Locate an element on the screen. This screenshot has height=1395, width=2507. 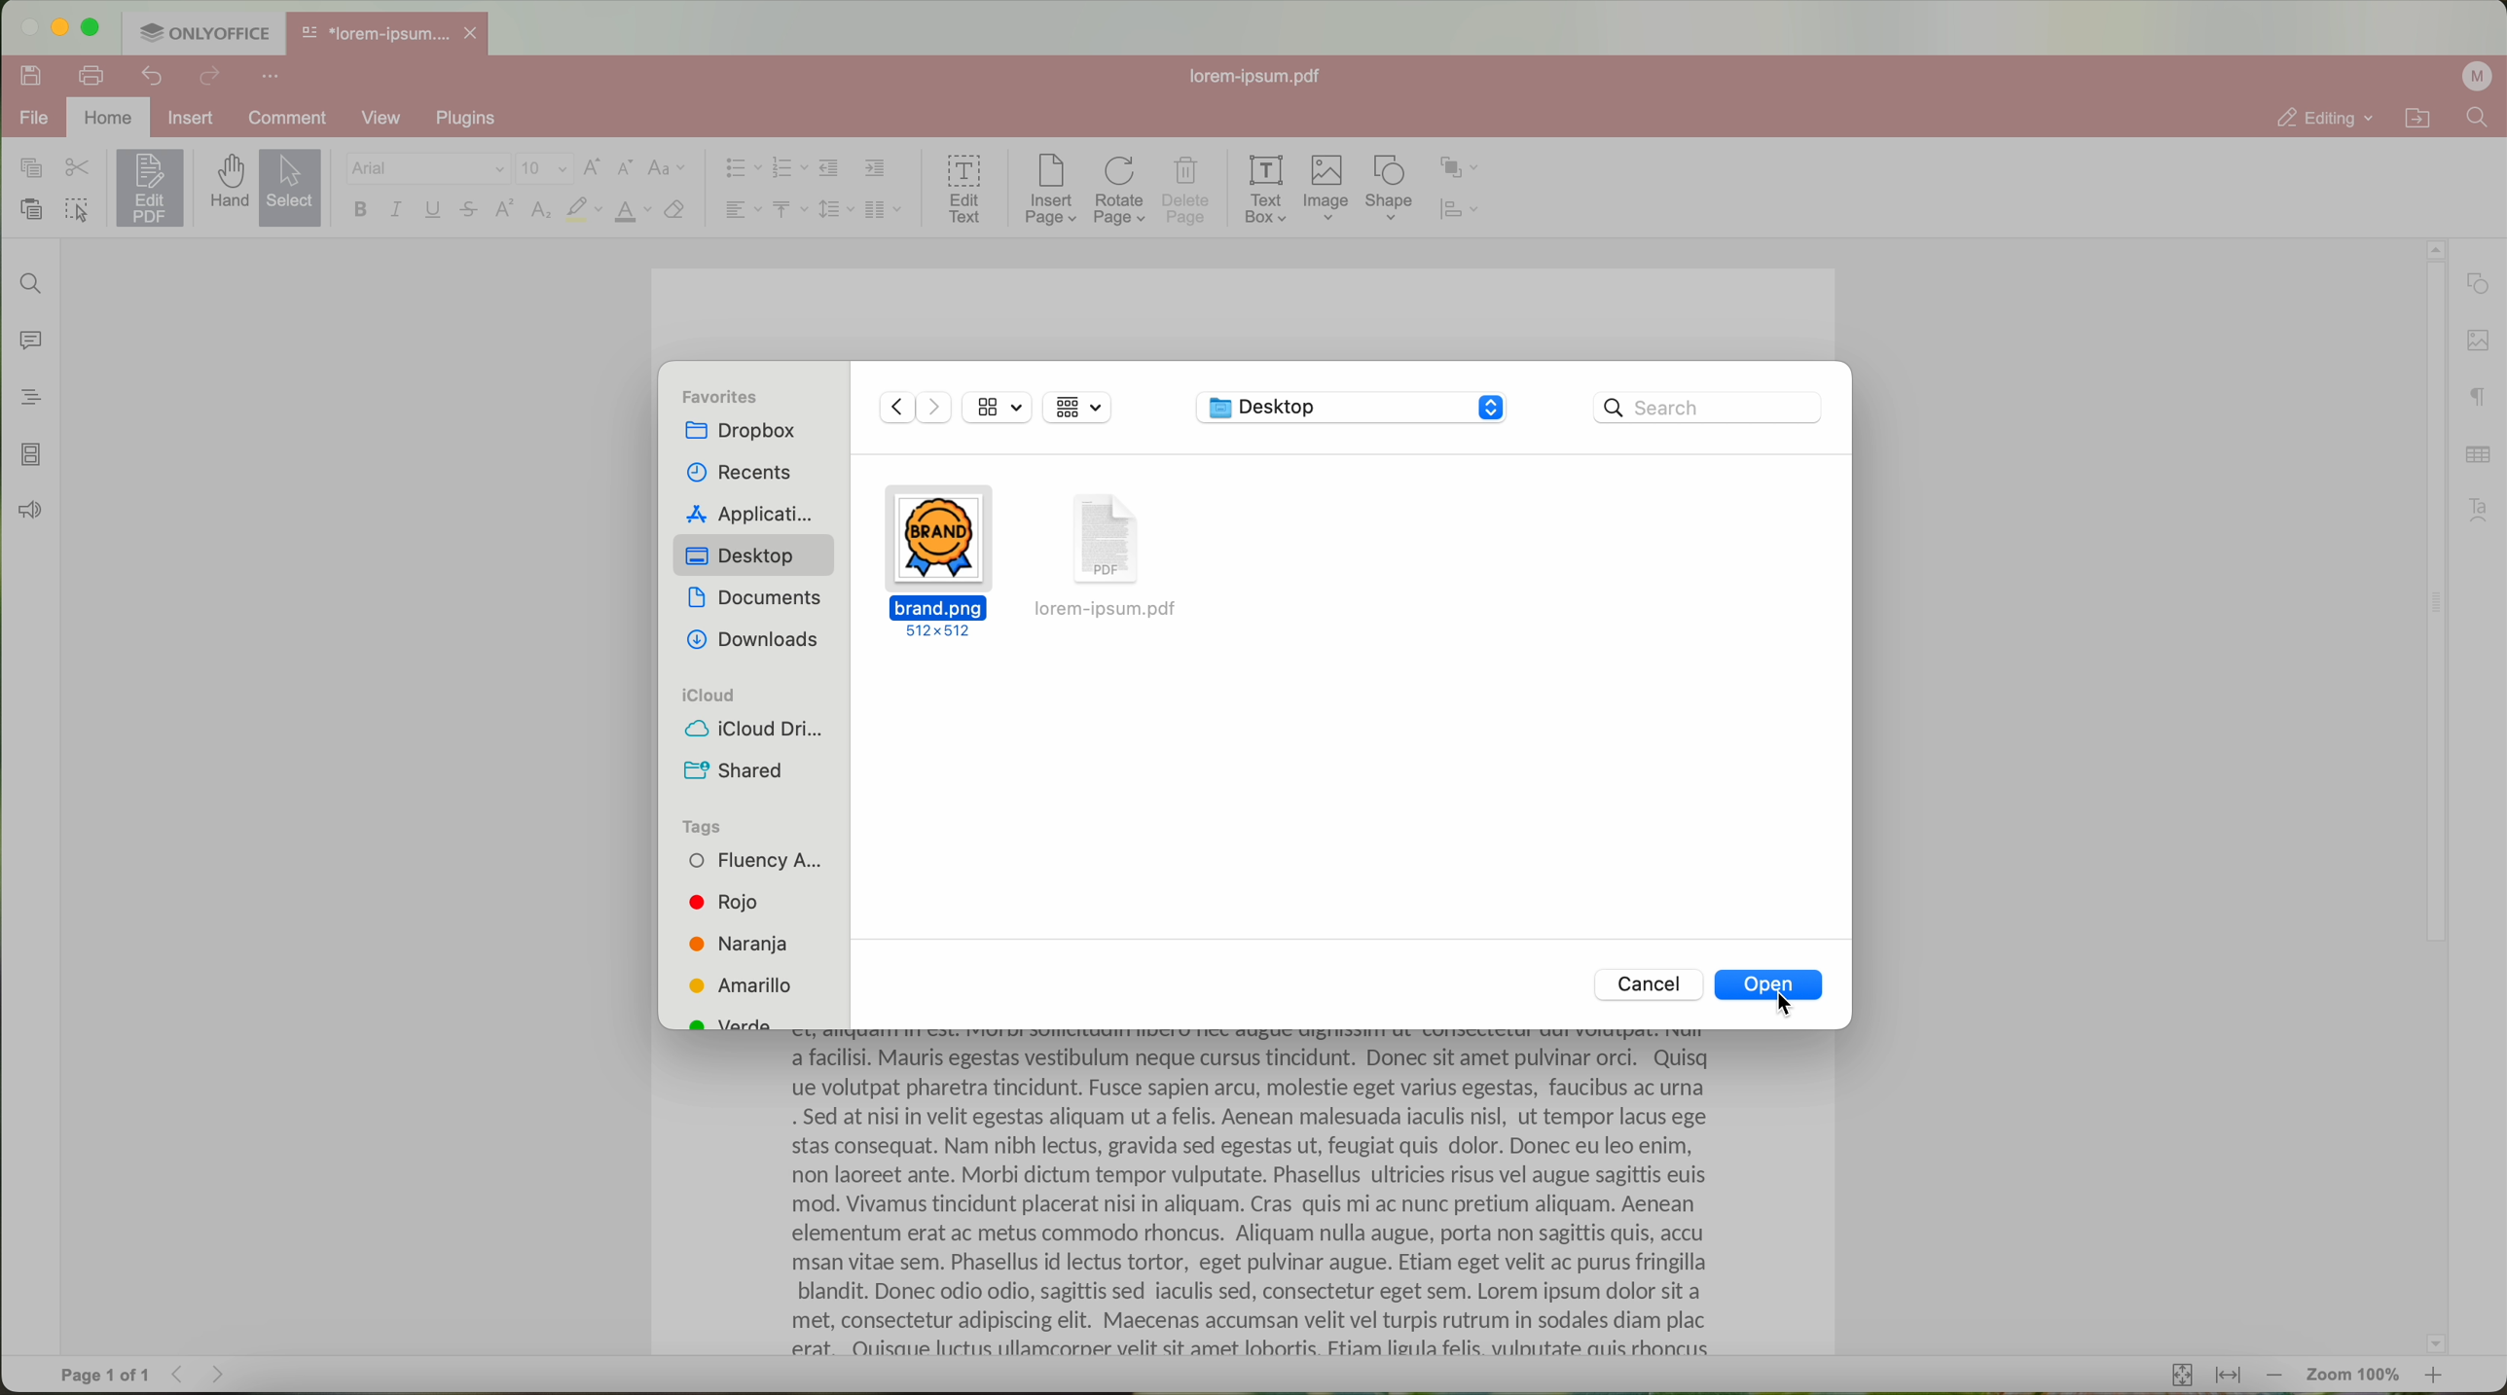
Backward is located at coordinates (184, 1374).